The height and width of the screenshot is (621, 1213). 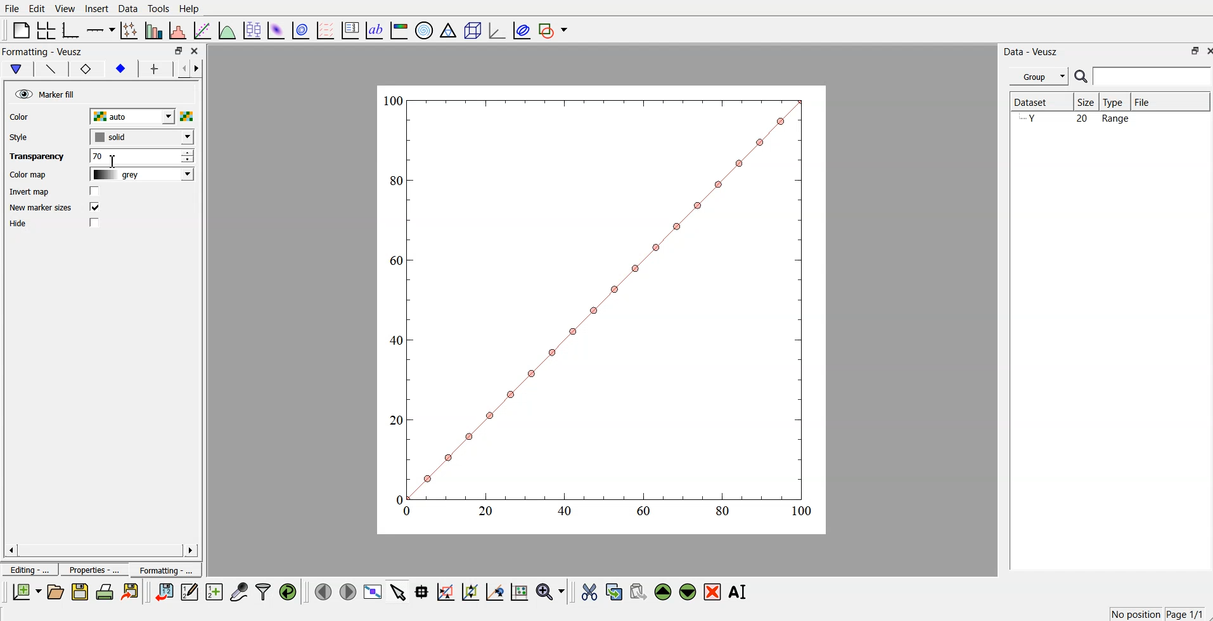 I want to click on line tool, so click(x=48, y=68).